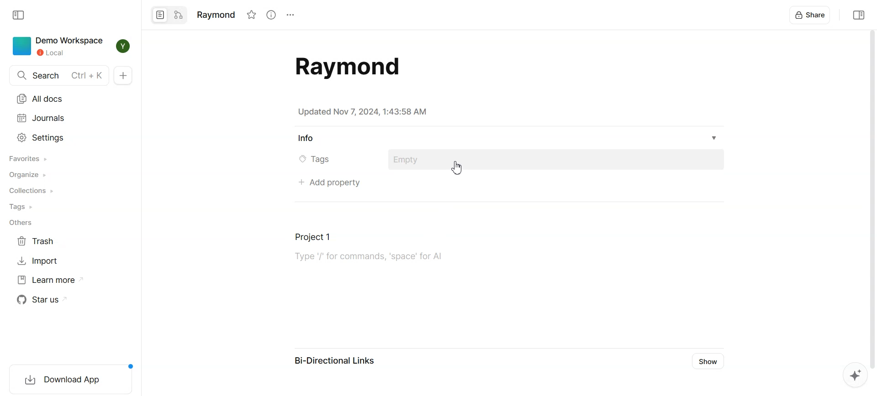  Describe the element at coordinates (457, 169) in the screenshot. I see `Cursor` at that location.